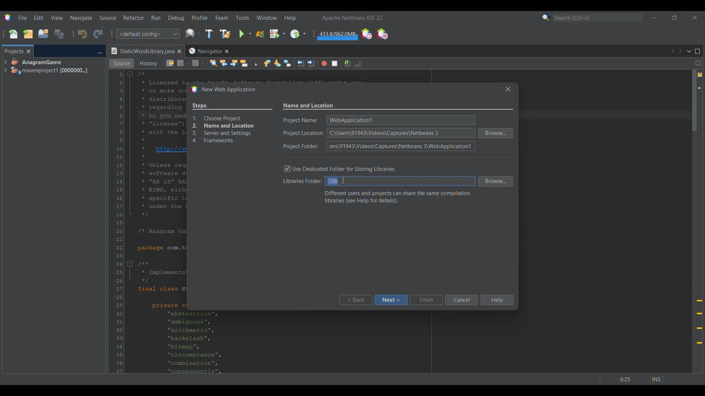  I want to click on Show documents list, so click(689, 51).